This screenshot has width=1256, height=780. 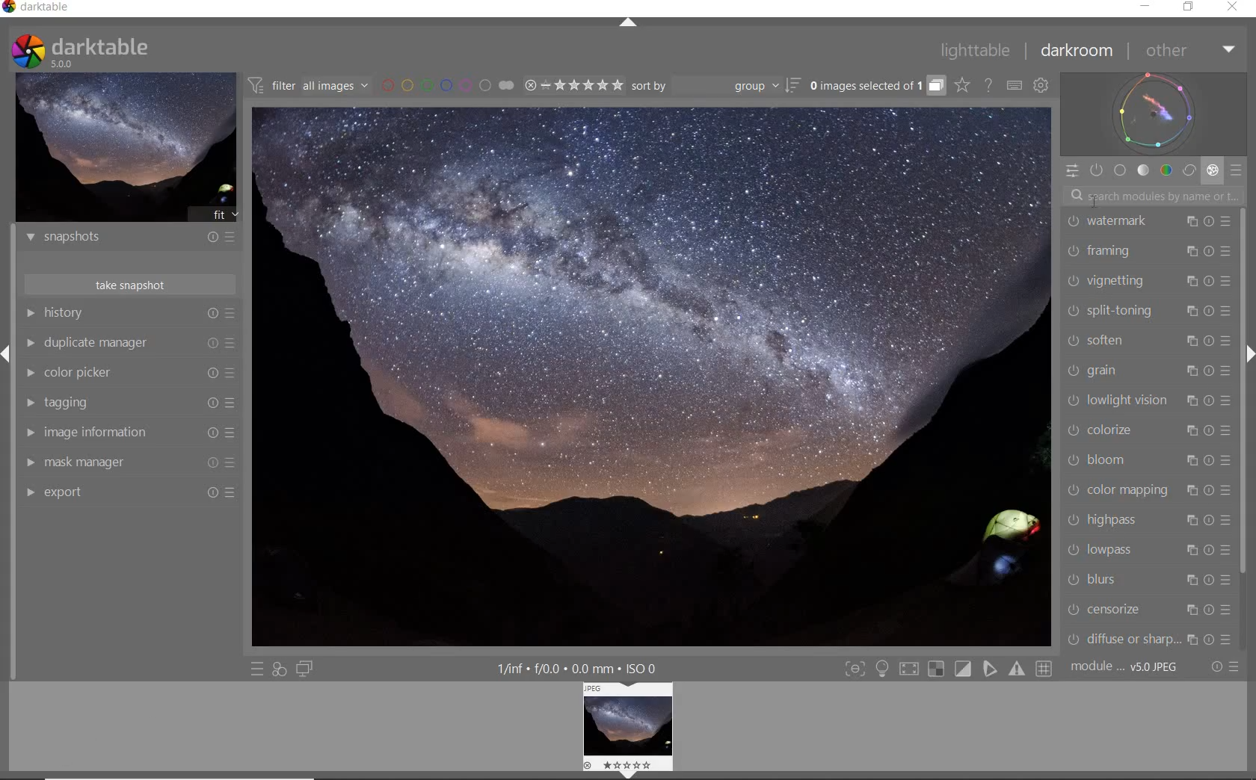 What do you see at coordinates (212, 432) in the screenshot?
I see `Reset` at bounding box center [212, 432].